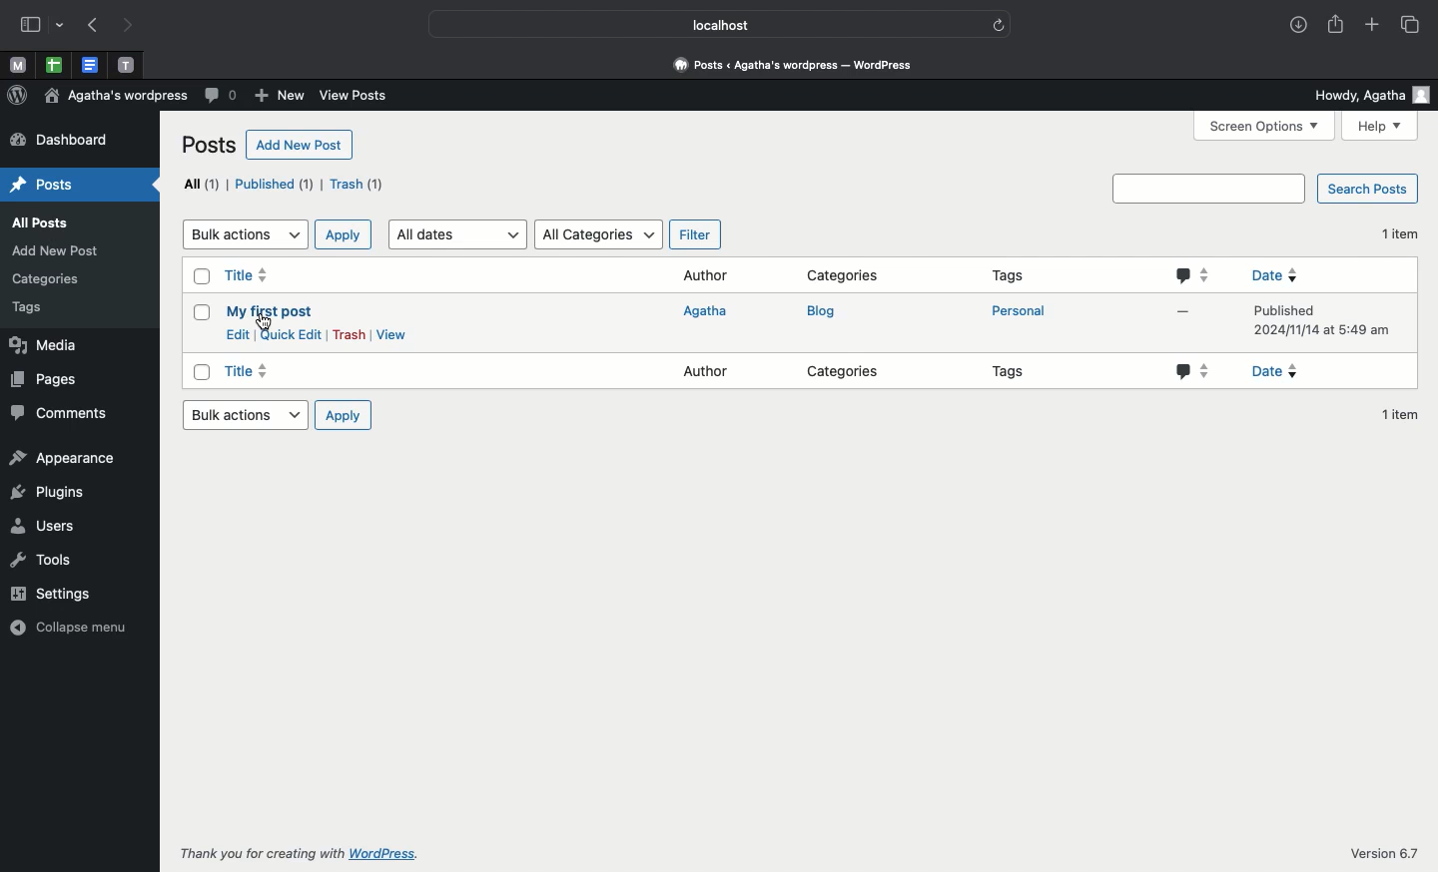  I want to click on View posts, so click(359, 94).